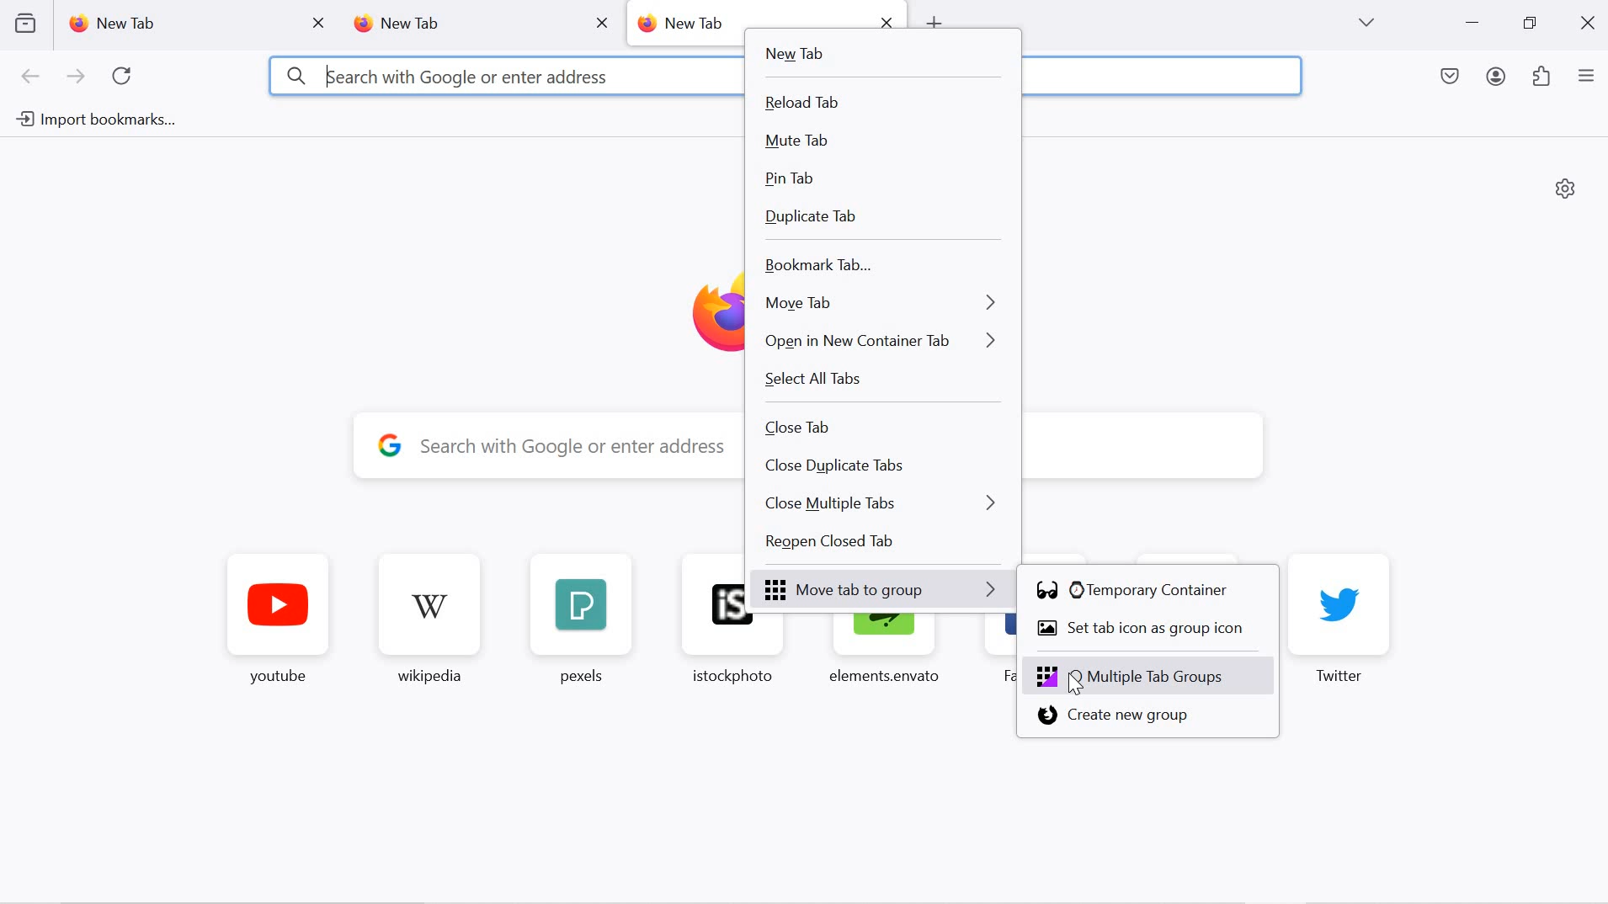 The image size is (1608, 904). Describe the element at coordinates (884, 589) in the screenshot. I see `move tab to group` at that location.